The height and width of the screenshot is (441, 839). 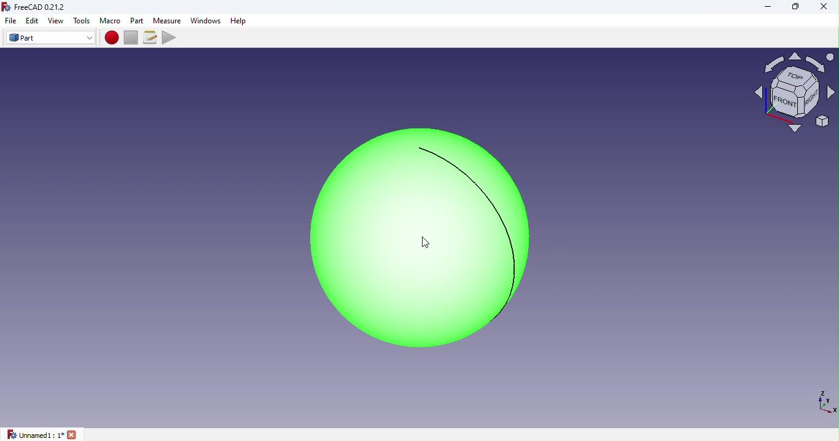 What do you see at coordinates (138, 20) in the screenshot?
I see `Part` at bounding box center [138, 20].